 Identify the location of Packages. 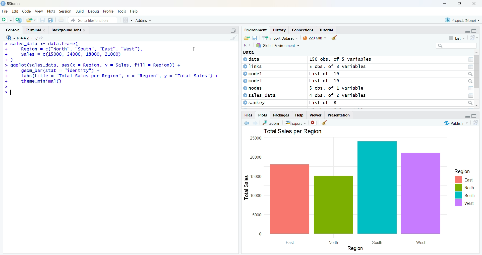
(282, 115).